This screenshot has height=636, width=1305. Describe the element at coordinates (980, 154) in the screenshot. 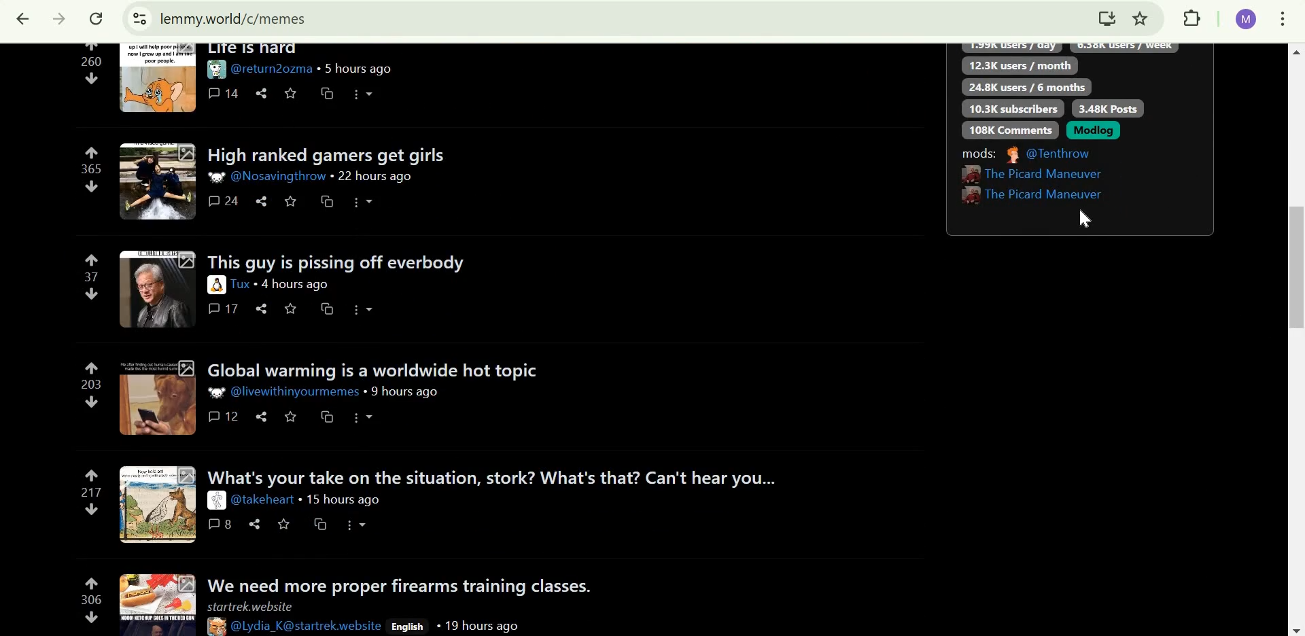

I see `Mods:` at that location.